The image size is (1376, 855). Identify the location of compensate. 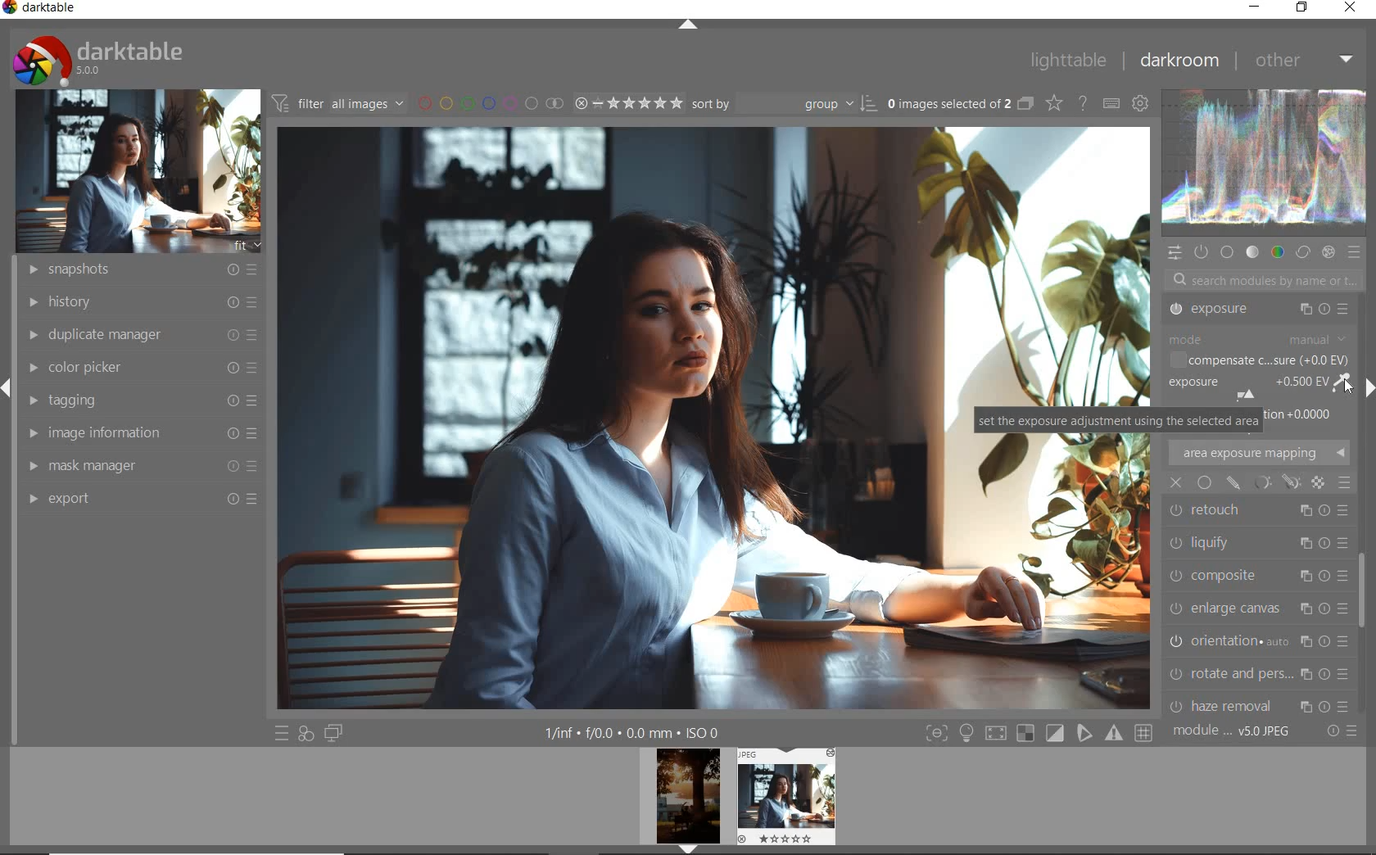
(1262, 358).